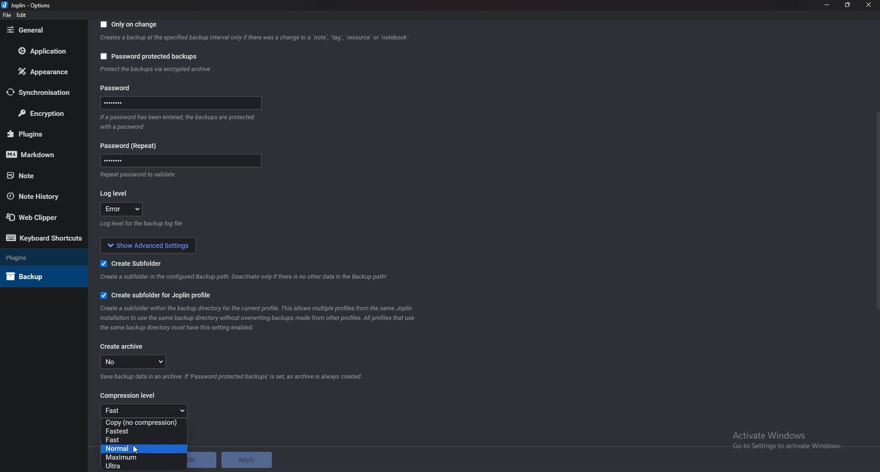 The image size is (880, 472). I want to click on Info, so click(254, 39).